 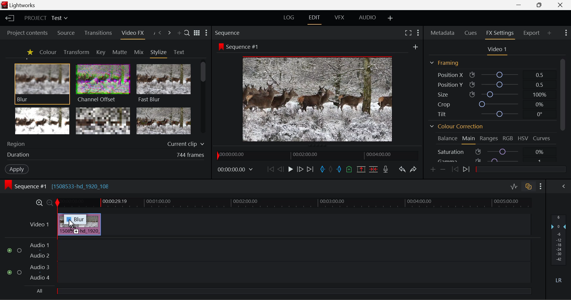 What do you see at coordinates (180, 52) in the screenshot?
I see `Text Panel Open` at bounding box center [180, 52].